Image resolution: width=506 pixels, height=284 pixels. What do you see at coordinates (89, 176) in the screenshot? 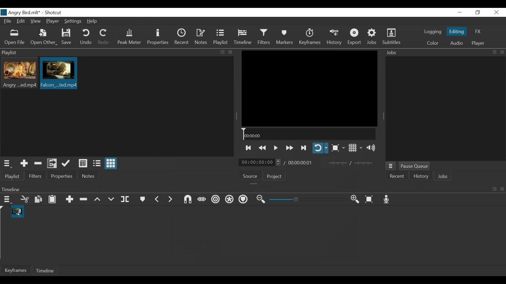
I see `Notes` at bounding box center [89, 176].